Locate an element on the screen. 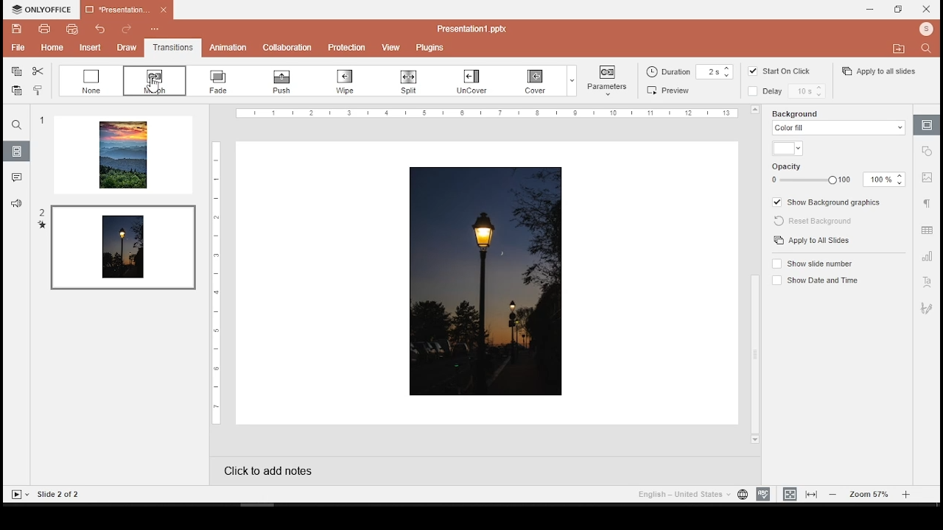 This screenshot has height=530, width=943. show slide number on/off is located at coordinates (812, 263).